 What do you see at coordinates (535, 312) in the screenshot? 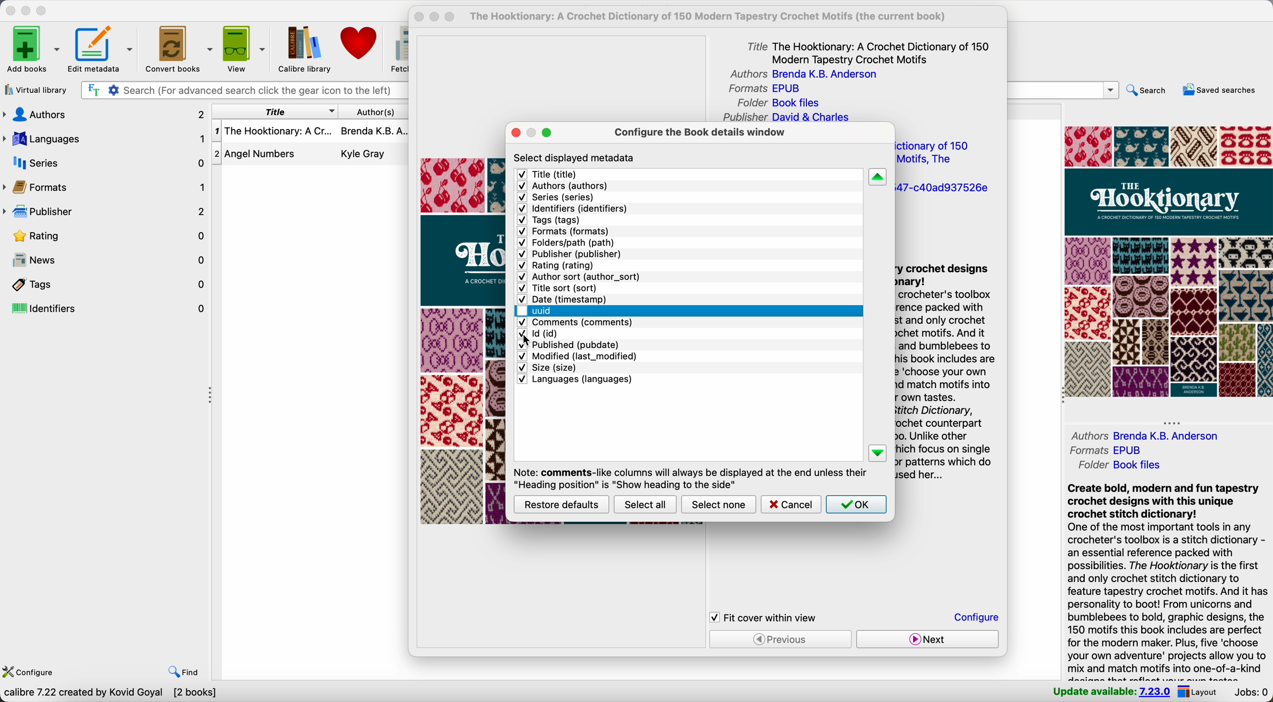
I see `click on uuid` at bounding box center [535, 312].